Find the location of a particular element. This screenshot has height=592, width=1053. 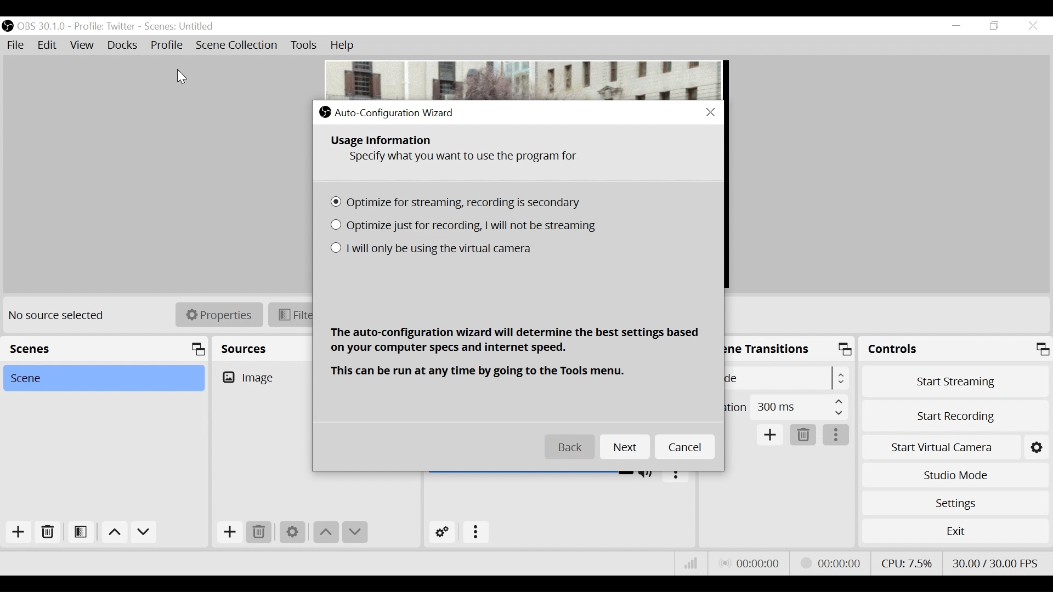

Add is located at coordinates (15, 533).